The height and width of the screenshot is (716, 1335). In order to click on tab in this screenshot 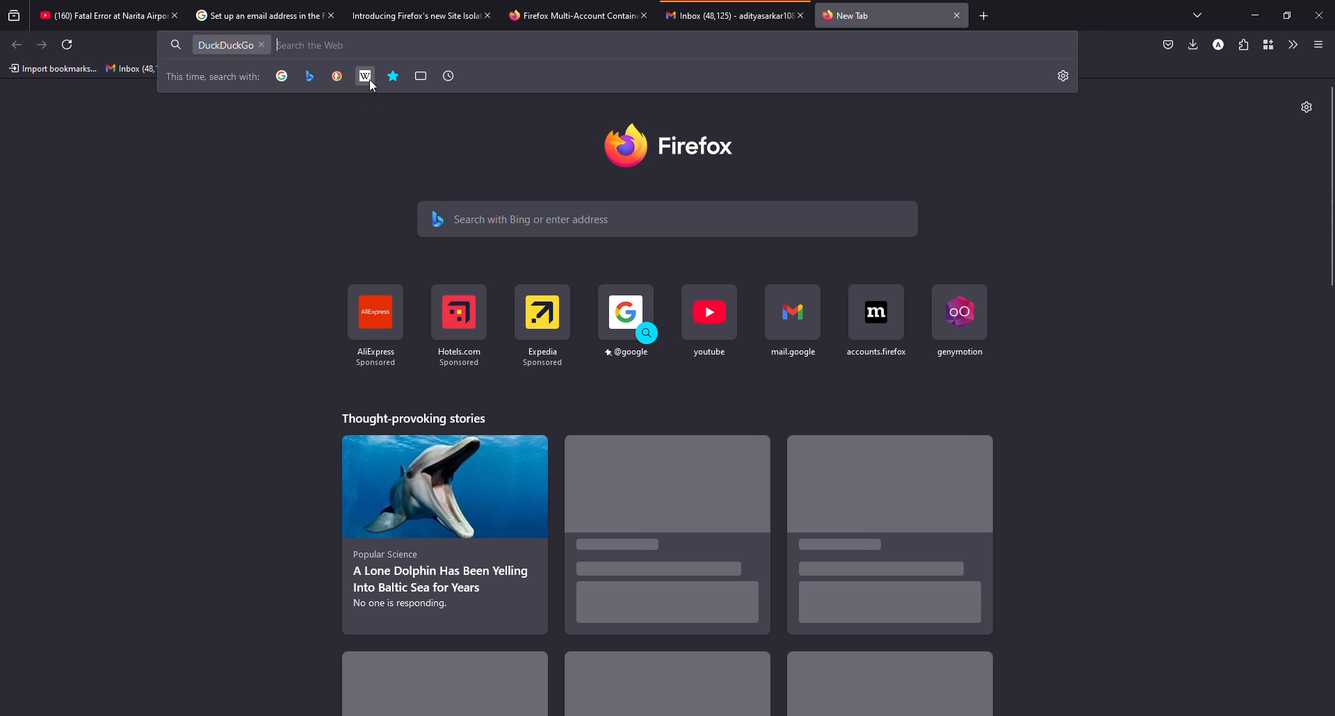, I will do `click(848, 16)`.